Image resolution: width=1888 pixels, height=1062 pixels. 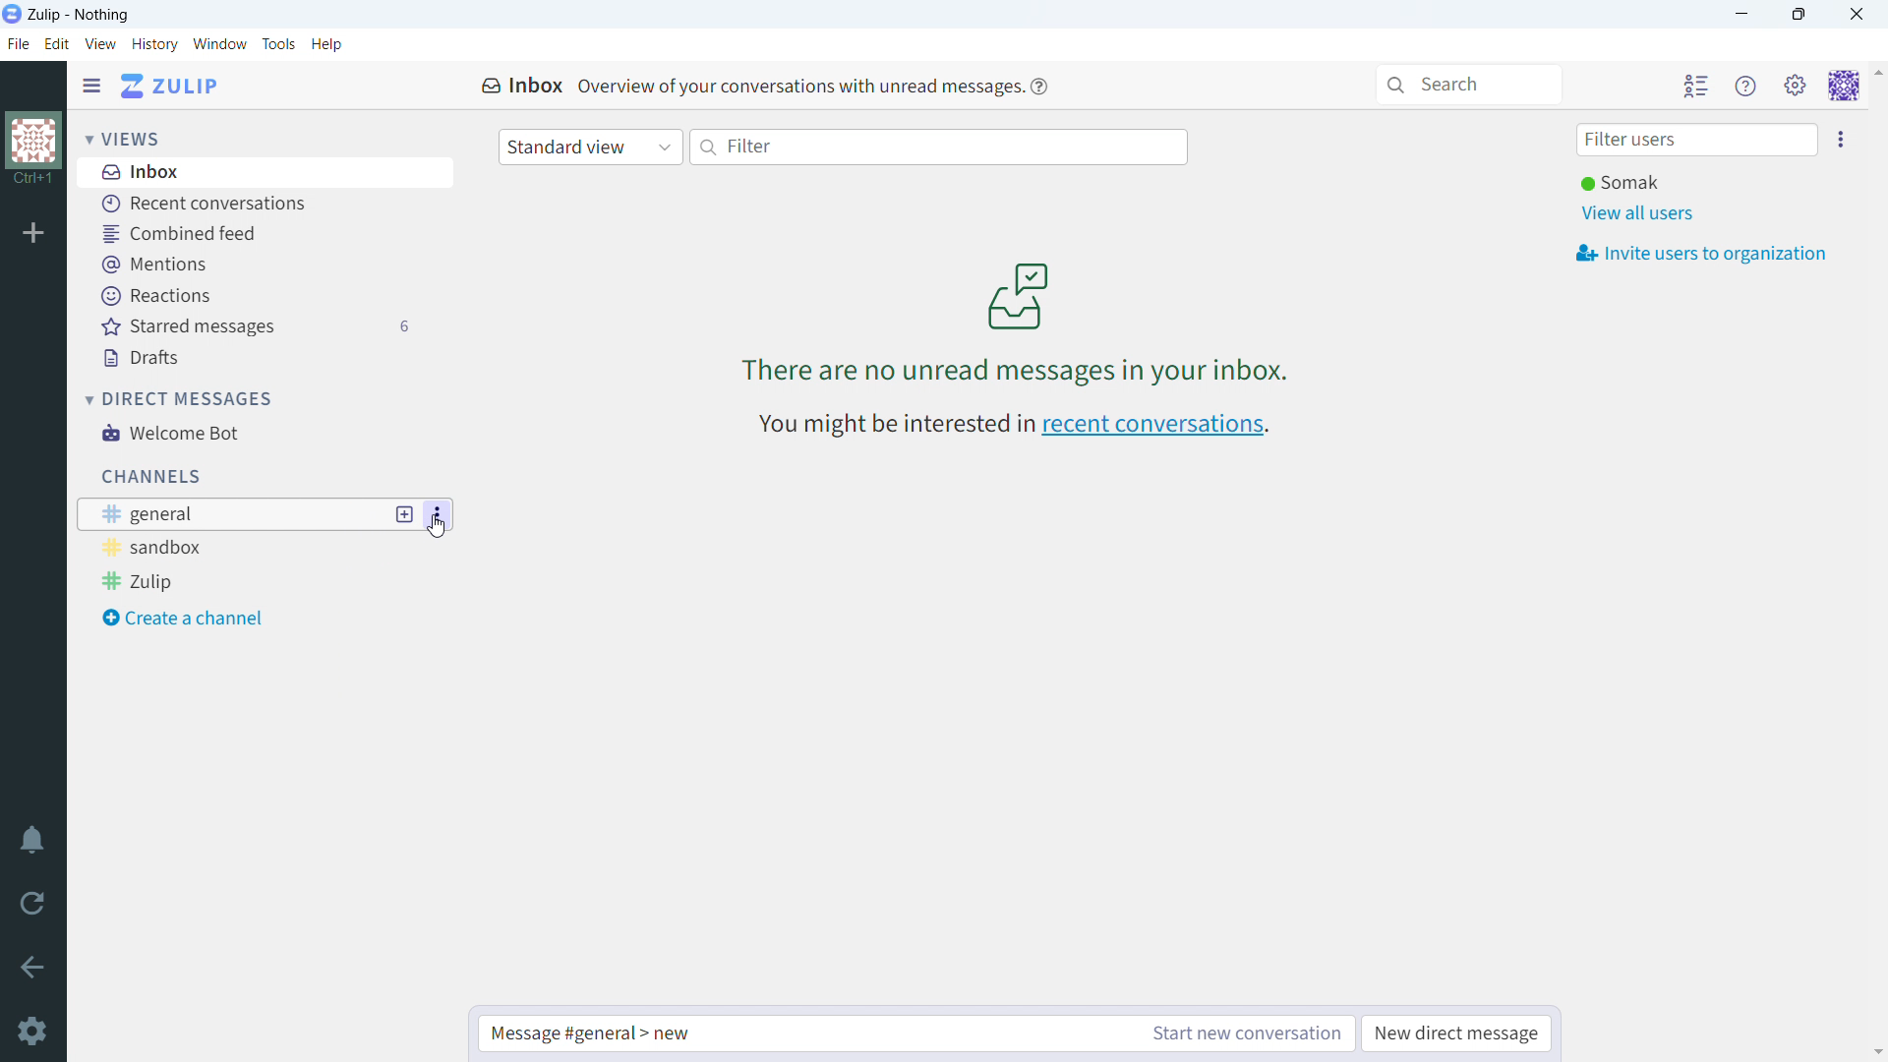 I want to click on hide sidebar menu, so click(x=91, y=87).